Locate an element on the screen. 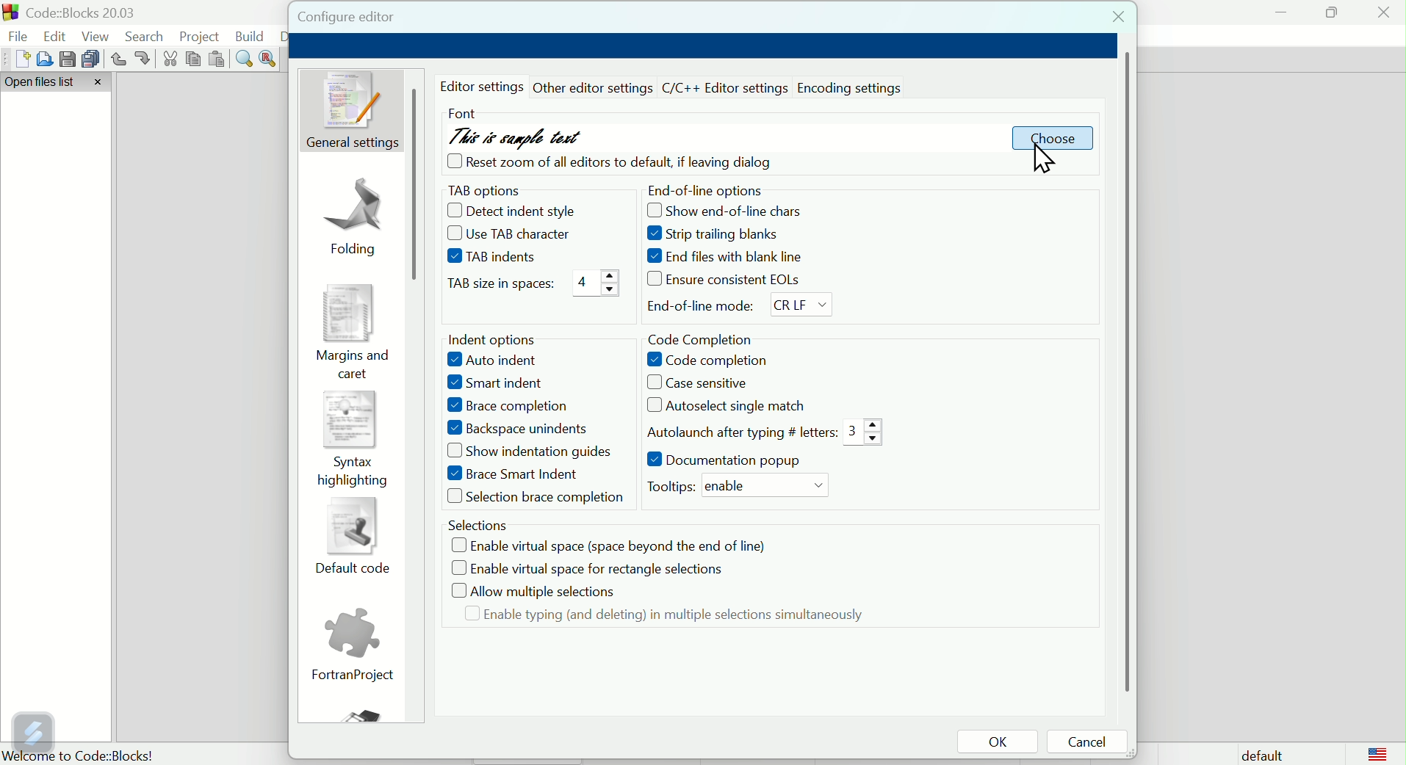  minimise is located at coordinates (1282, 12).